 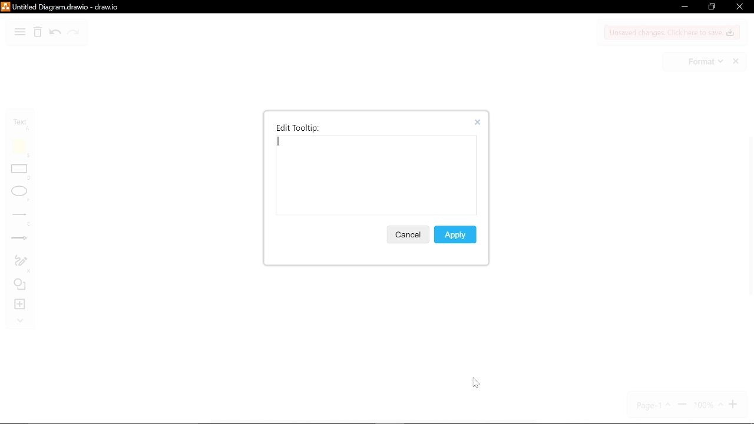 What do you see at coordinates (21, 219) in the screenshot?
I see `lines` at bounding box center [21, 219].